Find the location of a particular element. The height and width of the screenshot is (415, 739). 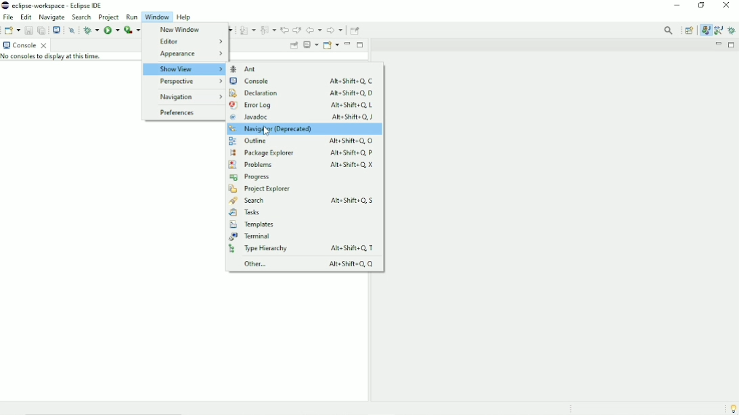

Run is located at coordinates (131, 17).